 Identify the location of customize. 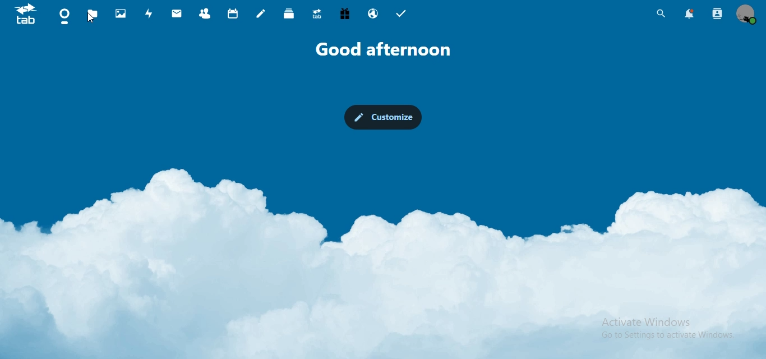
(384, 116).